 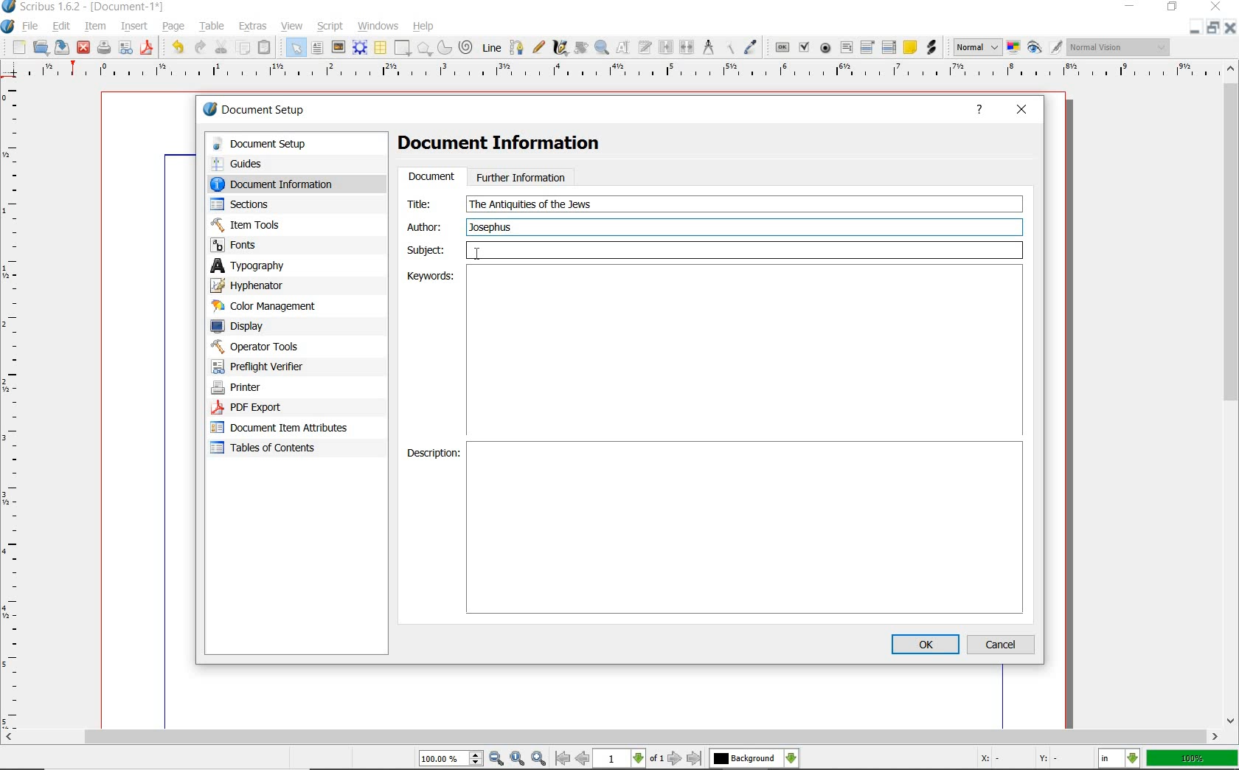 What do you see at coordinates (625, 74) in the screenshot?
I see `ruler` at bounding box center [625, 74].